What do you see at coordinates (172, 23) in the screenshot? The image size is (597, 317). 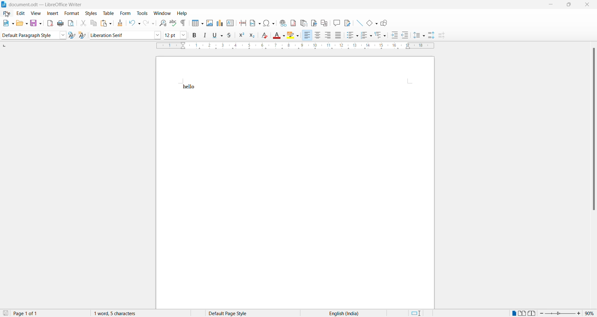 I see `Spellings` at bounding box center [172, 23].